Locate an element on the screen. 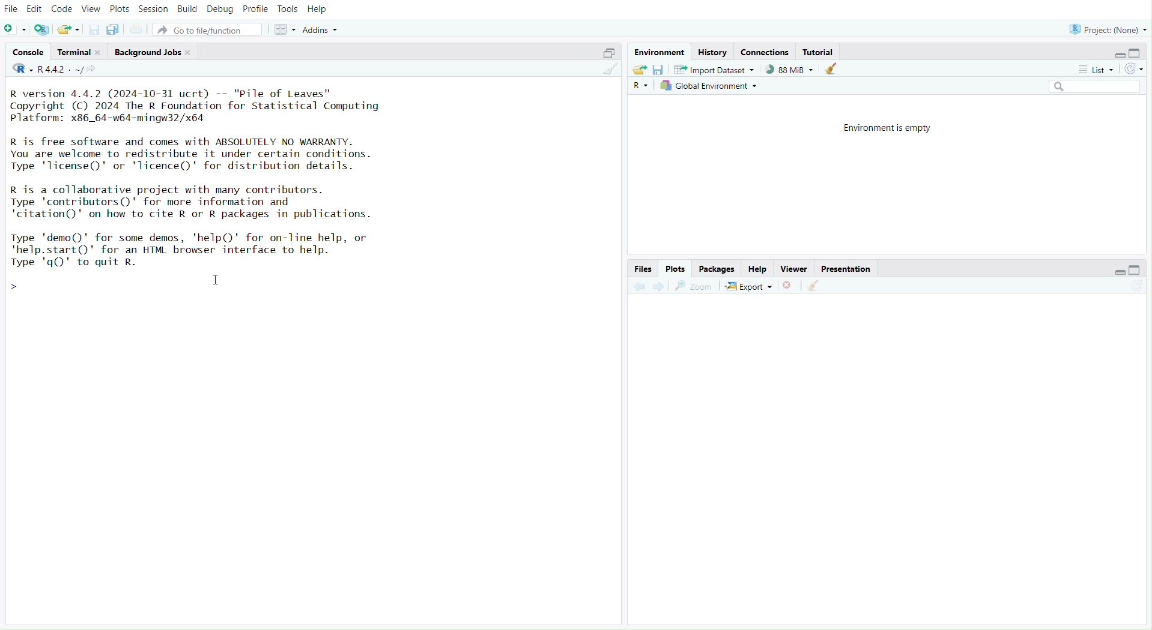  View is located at coordinates (89, 8).